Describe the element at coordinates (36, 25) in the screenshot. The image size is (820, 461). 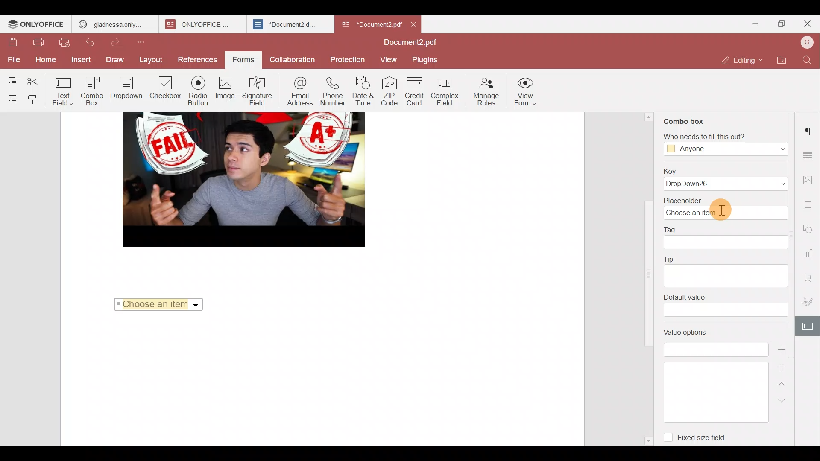
I see `ONLYOFFICE` at that location.